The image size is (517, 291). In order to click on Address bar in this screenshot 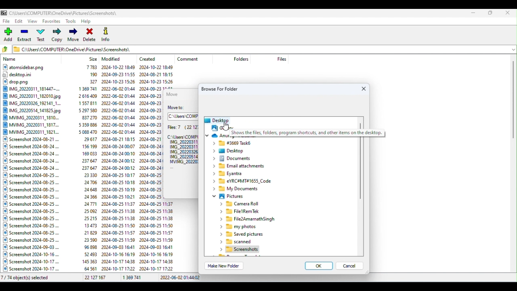, I will do `click(183, 116)`.